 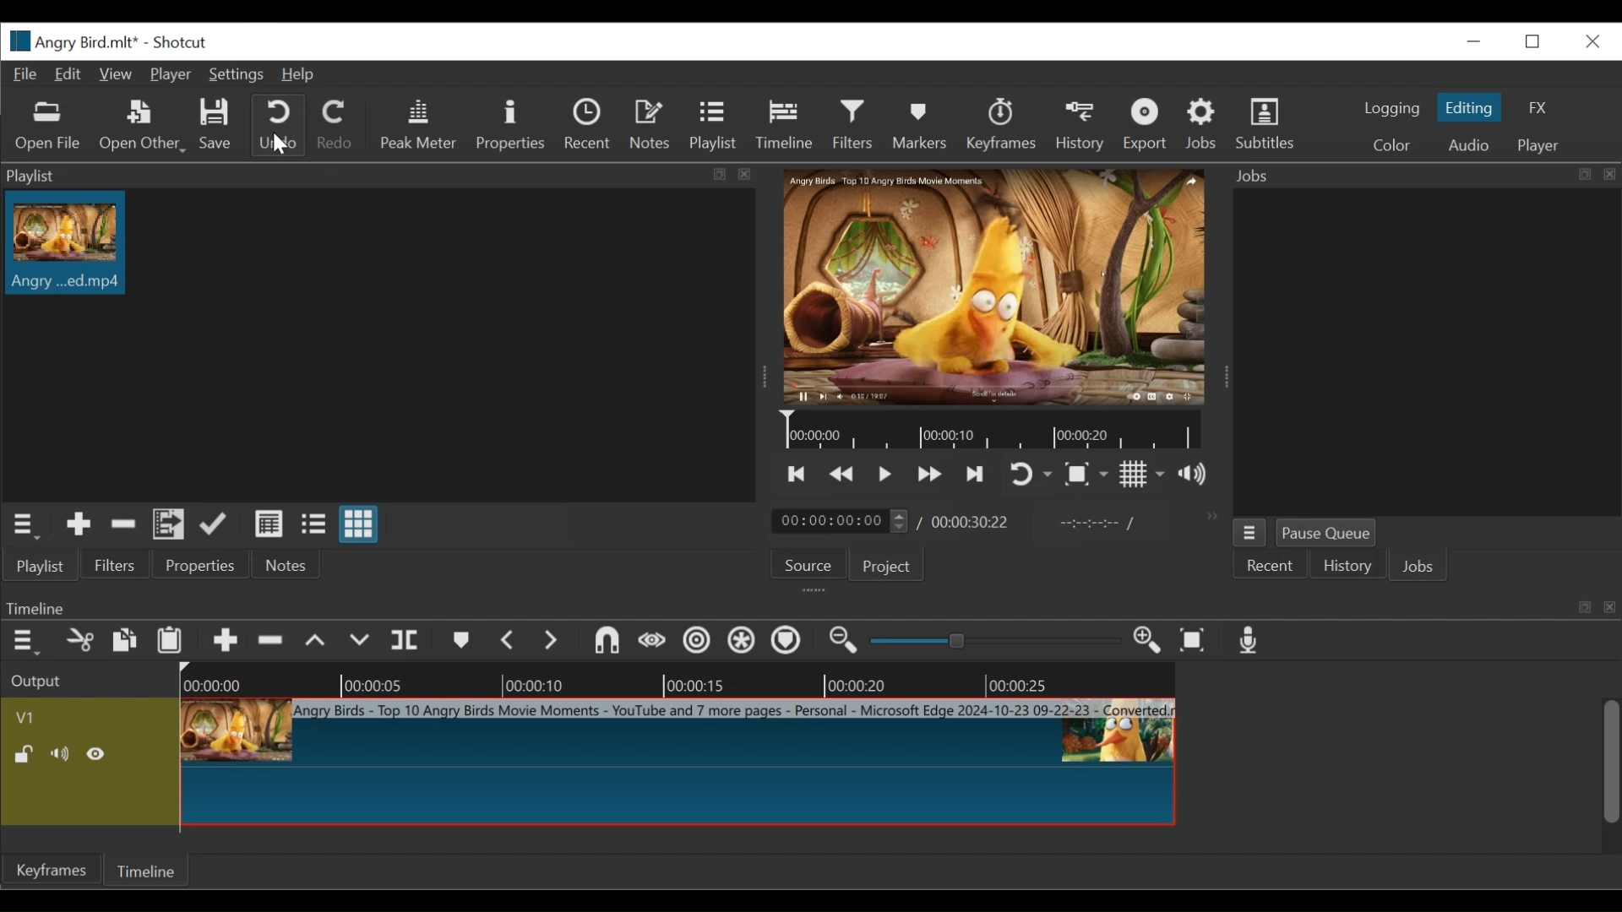 What do you see at coordinates (803, 566) in the screenshot?
I see `Source` at bounding box center [803, 566].